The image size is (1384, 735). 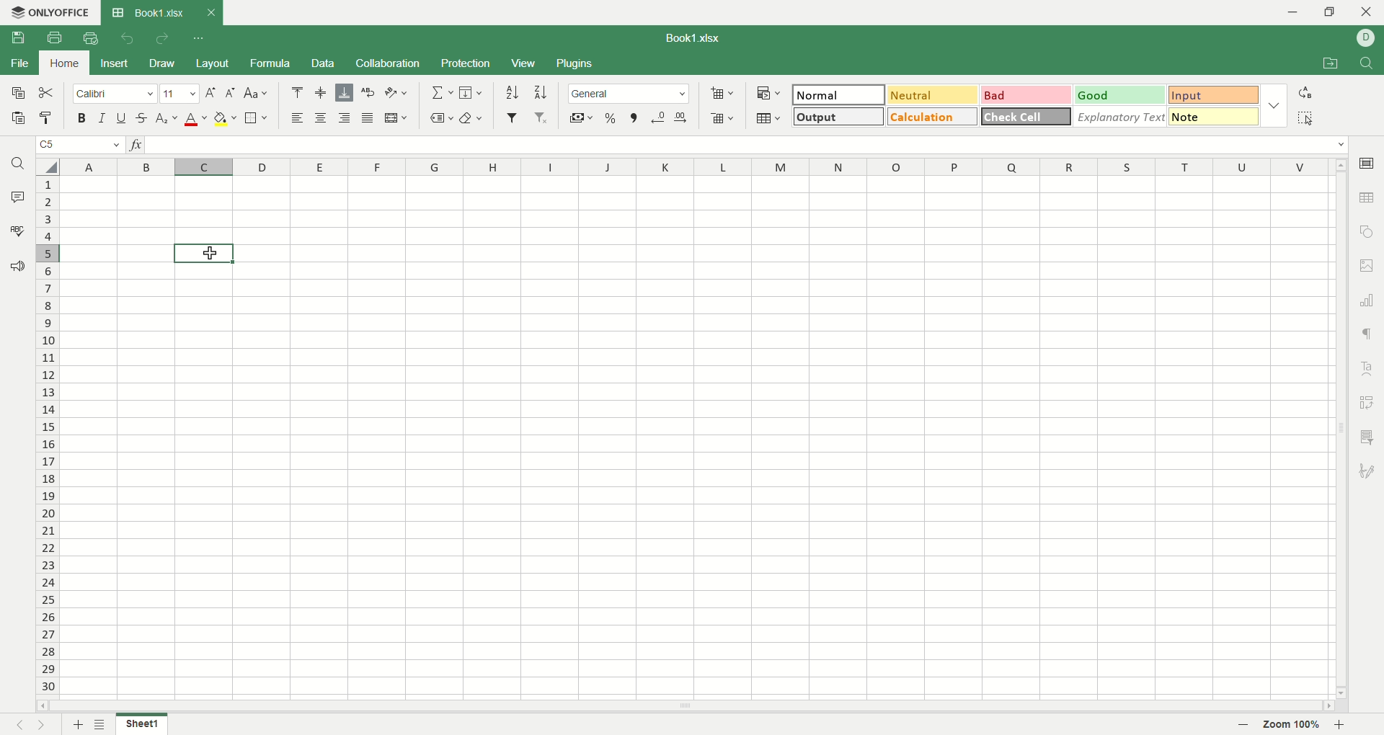 I want to click on paste, so click(x=19, y=120).